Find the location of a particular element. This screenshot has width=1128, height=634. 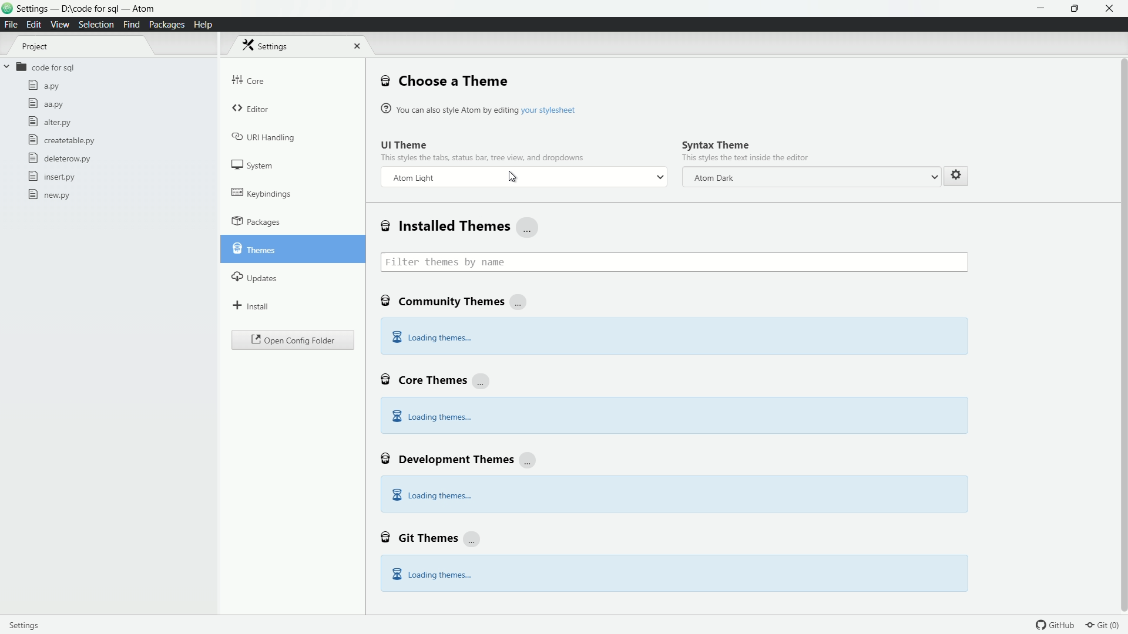

loading themes is located at coordinates (431, 574).